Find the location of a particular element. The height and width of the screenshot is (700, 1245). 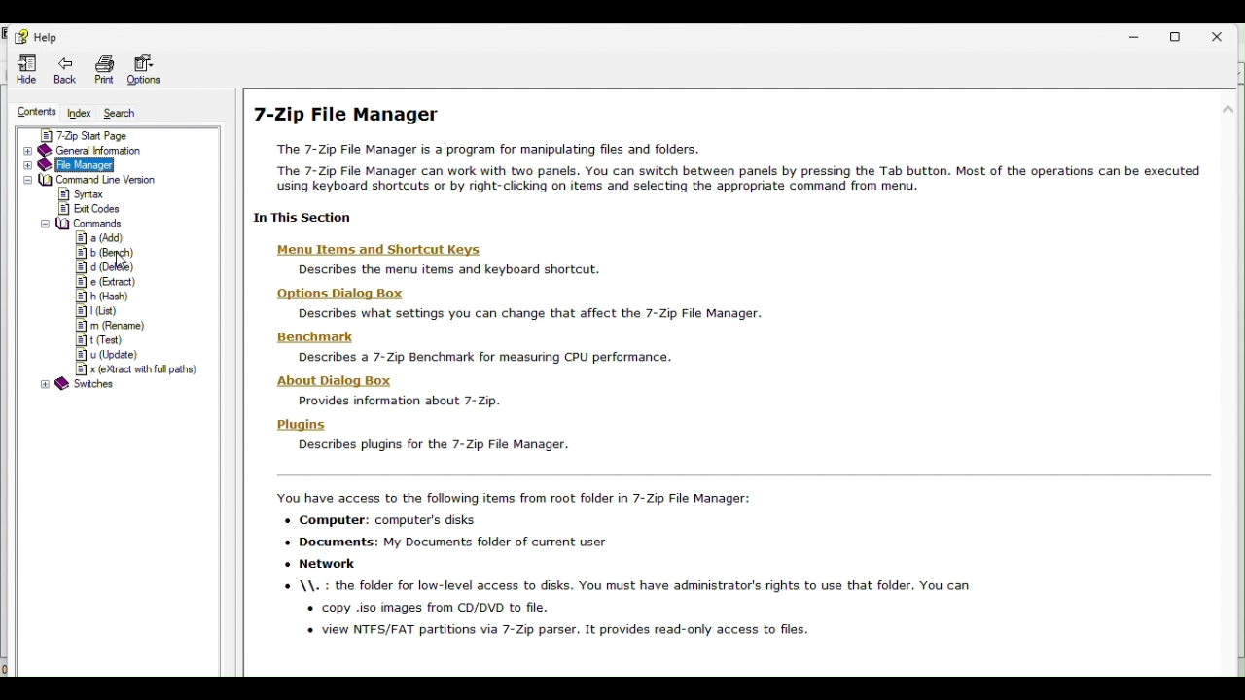

Back is located at coordinates (63, 71).